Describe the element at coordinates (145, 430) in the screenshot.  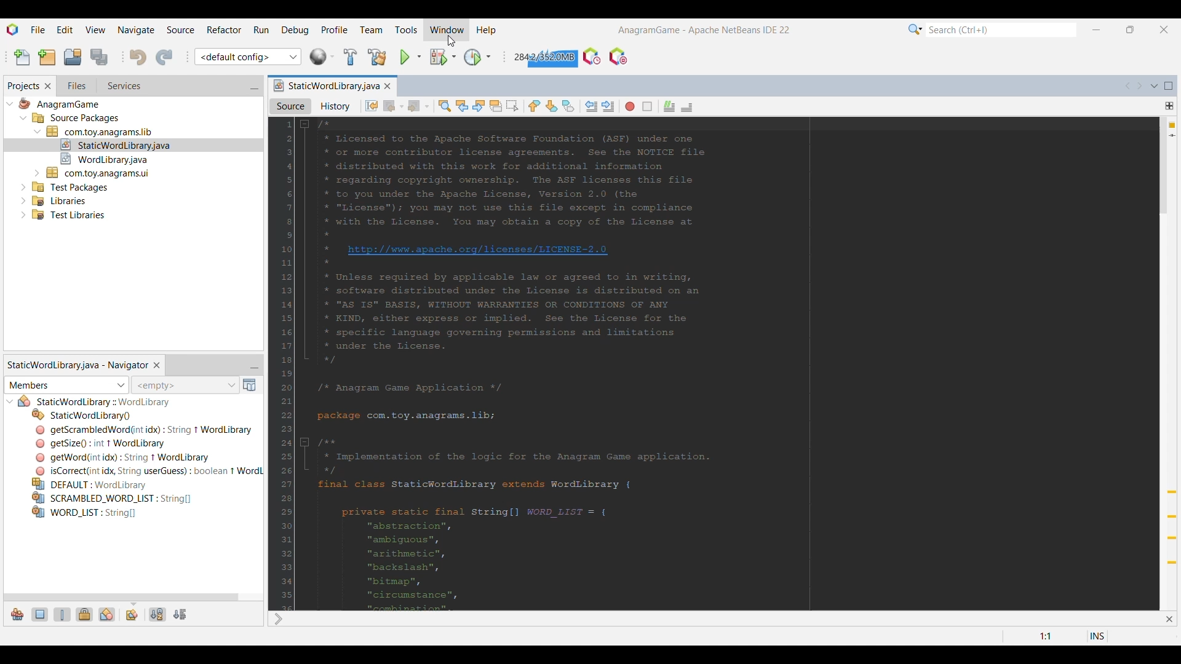
I see `` at that location.